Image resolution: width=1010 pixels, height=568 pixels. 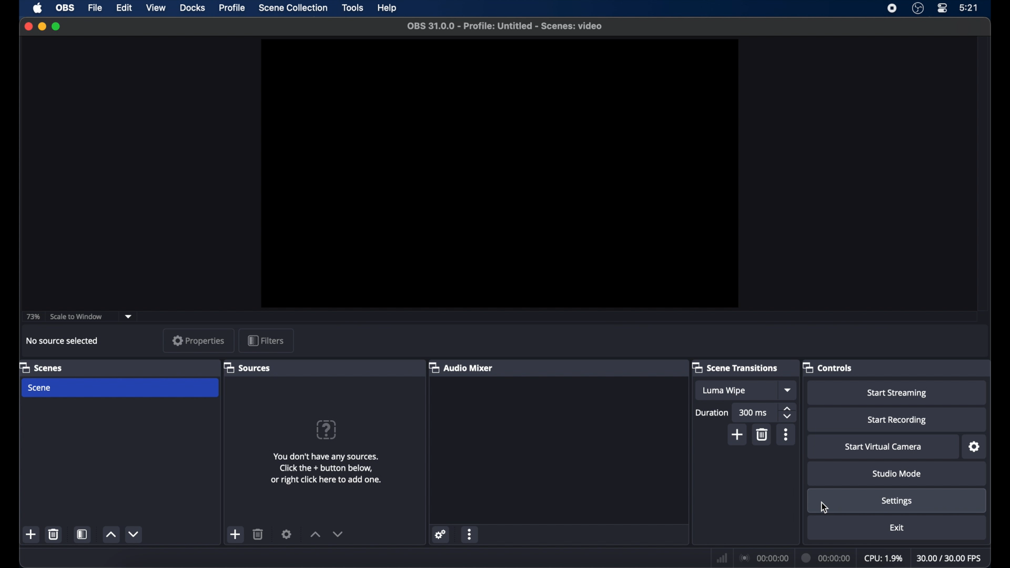 What do you see at coordinates (827, 557) in the screenshot?
I see `duration` at bounding box center [827, 557].